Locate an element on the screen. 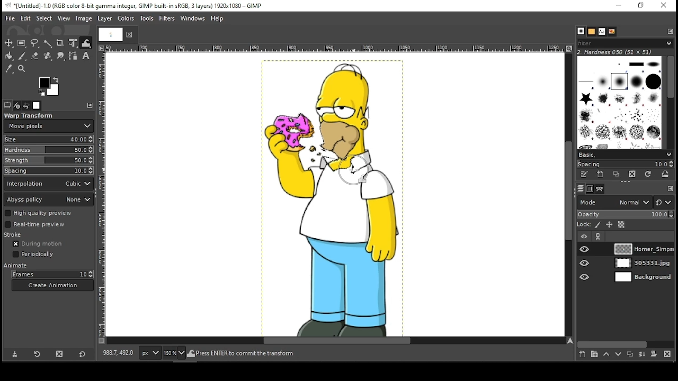  warp transform is located at coordinates (30, 115).